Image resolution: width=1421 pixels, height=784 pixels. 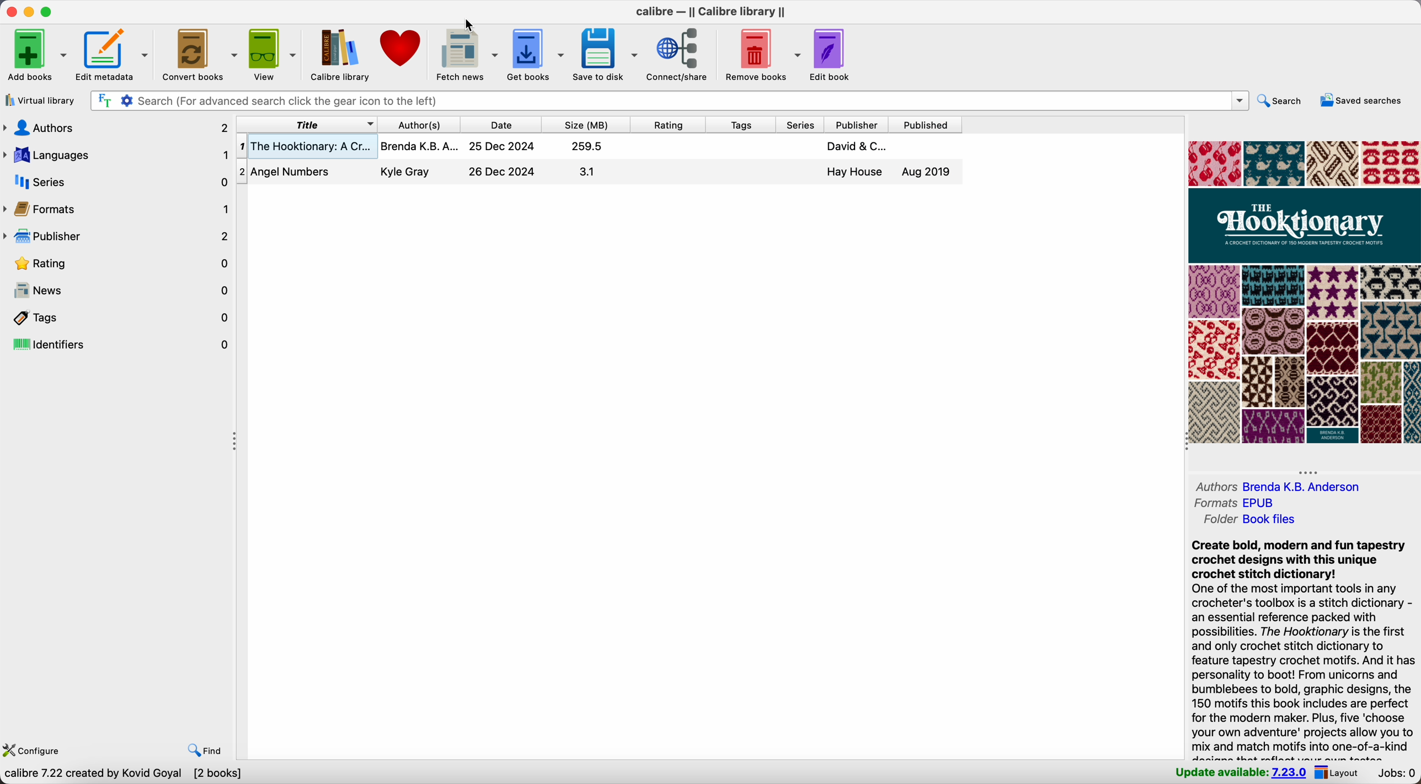 I want to click on date, so click(x=499, y=125).